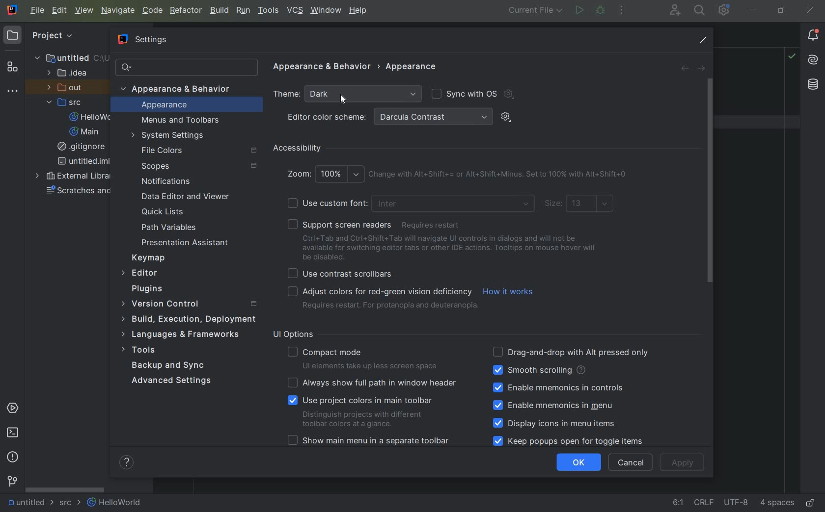  What do you see at coordinates (678, 503) in the screenshot?
I see `go to line 6:1` at bounding box center [678, 503].